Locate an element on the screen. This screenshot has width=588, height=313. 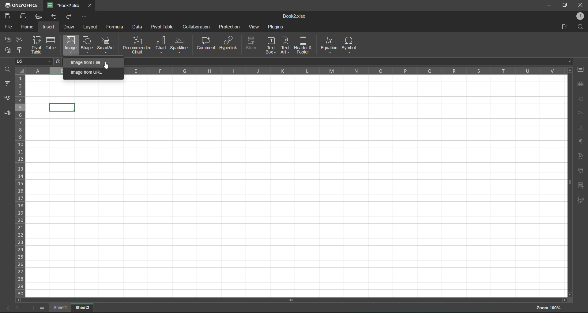
layout is located at coordinates (90, 27).